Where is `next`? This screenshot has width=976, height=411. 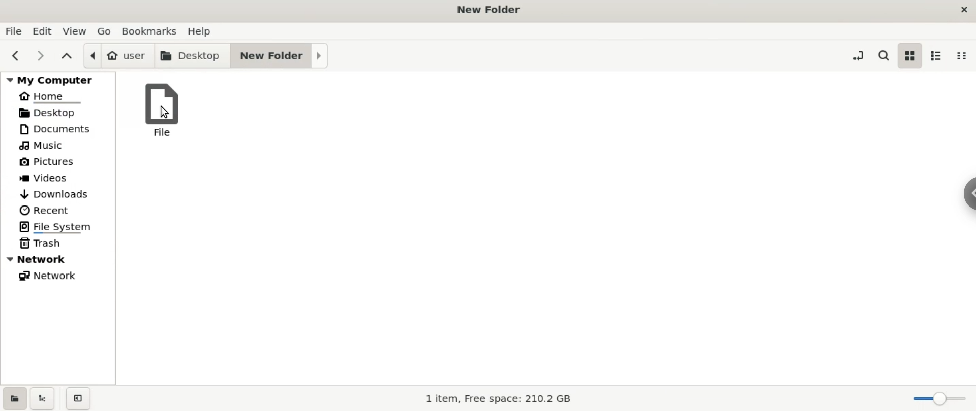
next is located at coordinates (39, 55).